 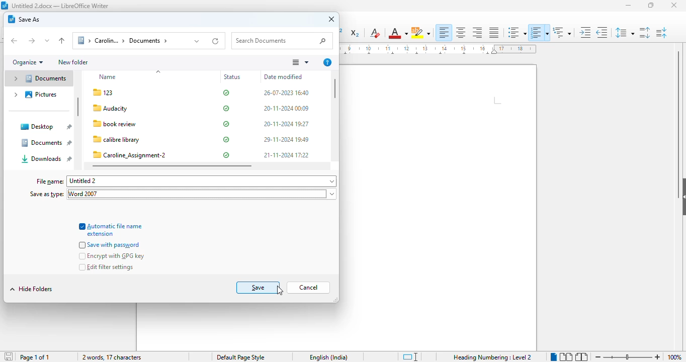 I want to click on clear direct formatting, so click(x=375, y=33).